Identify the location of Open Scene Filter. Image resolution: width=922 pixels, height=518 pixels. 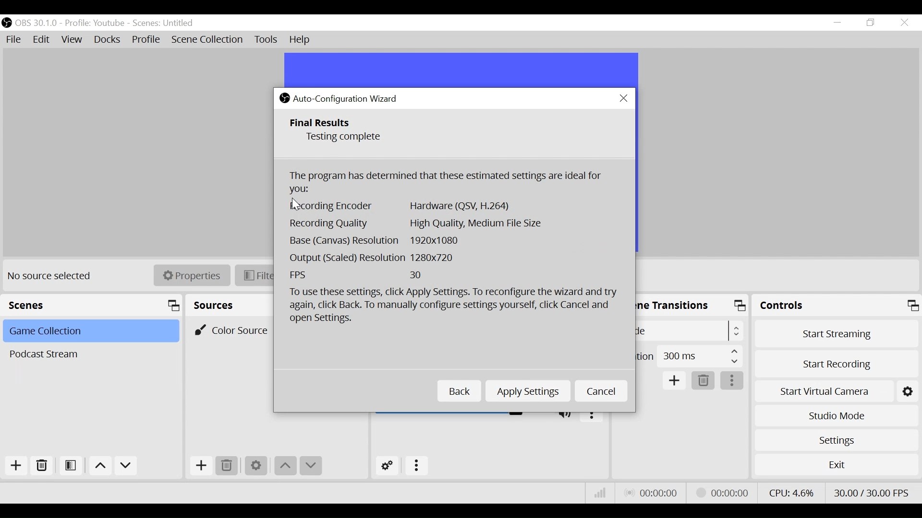
(71, 466).